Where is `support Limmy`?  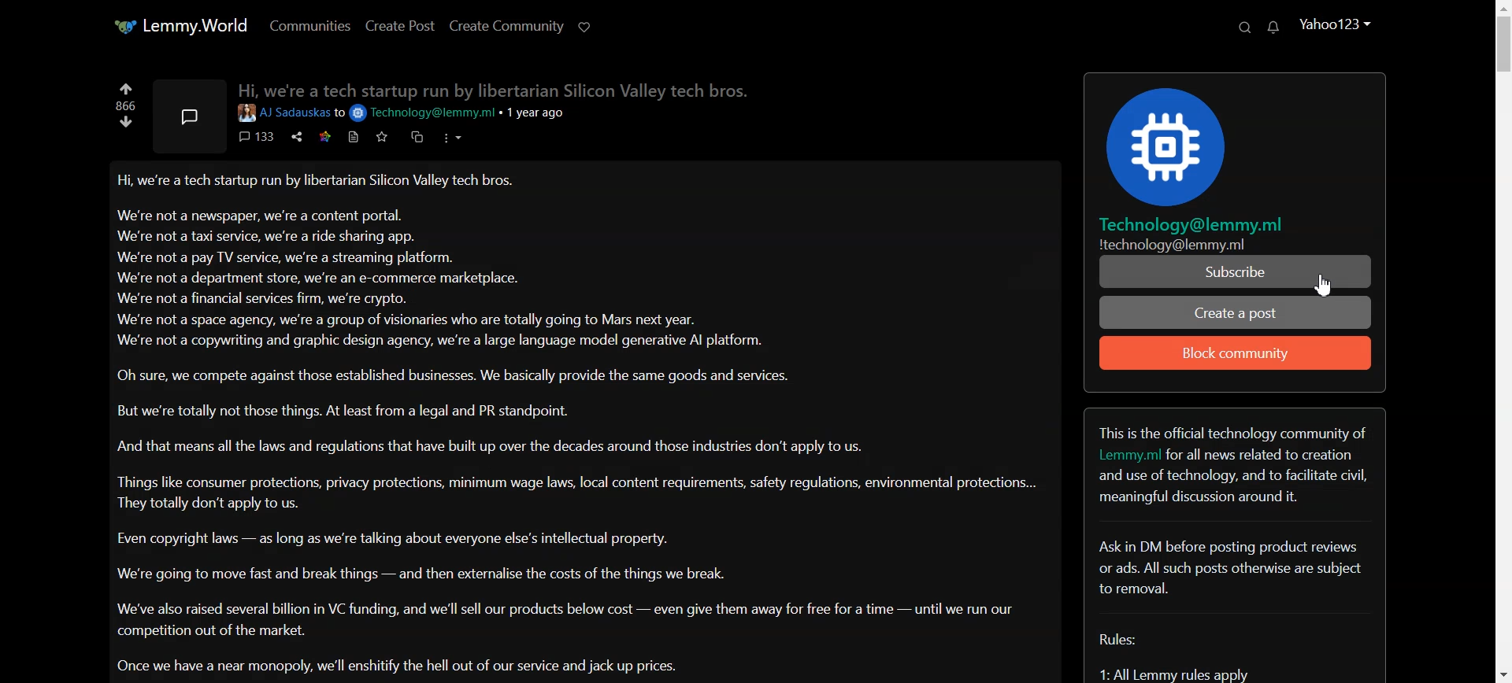
support Limmy is located at coordinates (587, 25).